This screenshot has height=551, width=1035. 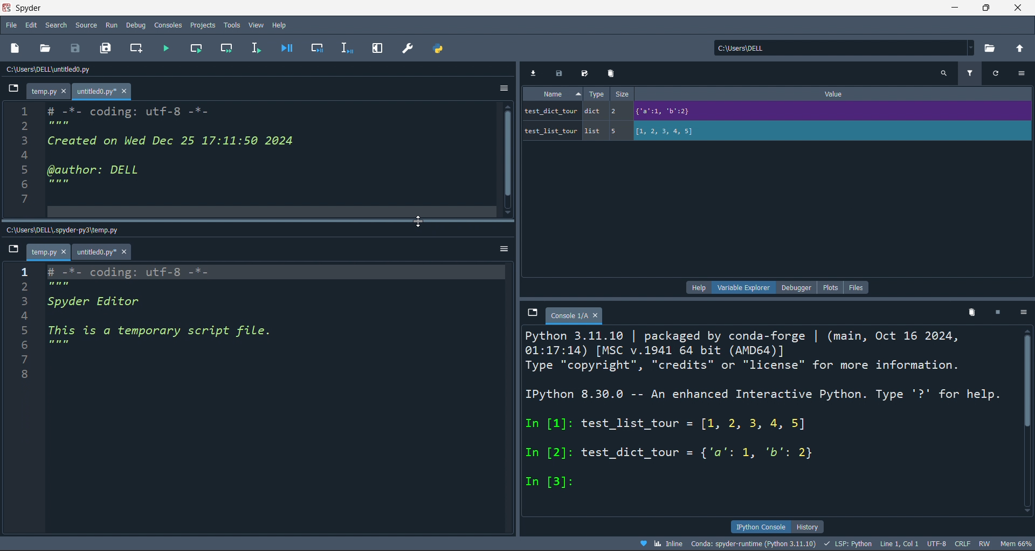 What do you see at coordinates (975, 543) in the screenshot?
I see `CRF RW` at bounding box center [975, 543].